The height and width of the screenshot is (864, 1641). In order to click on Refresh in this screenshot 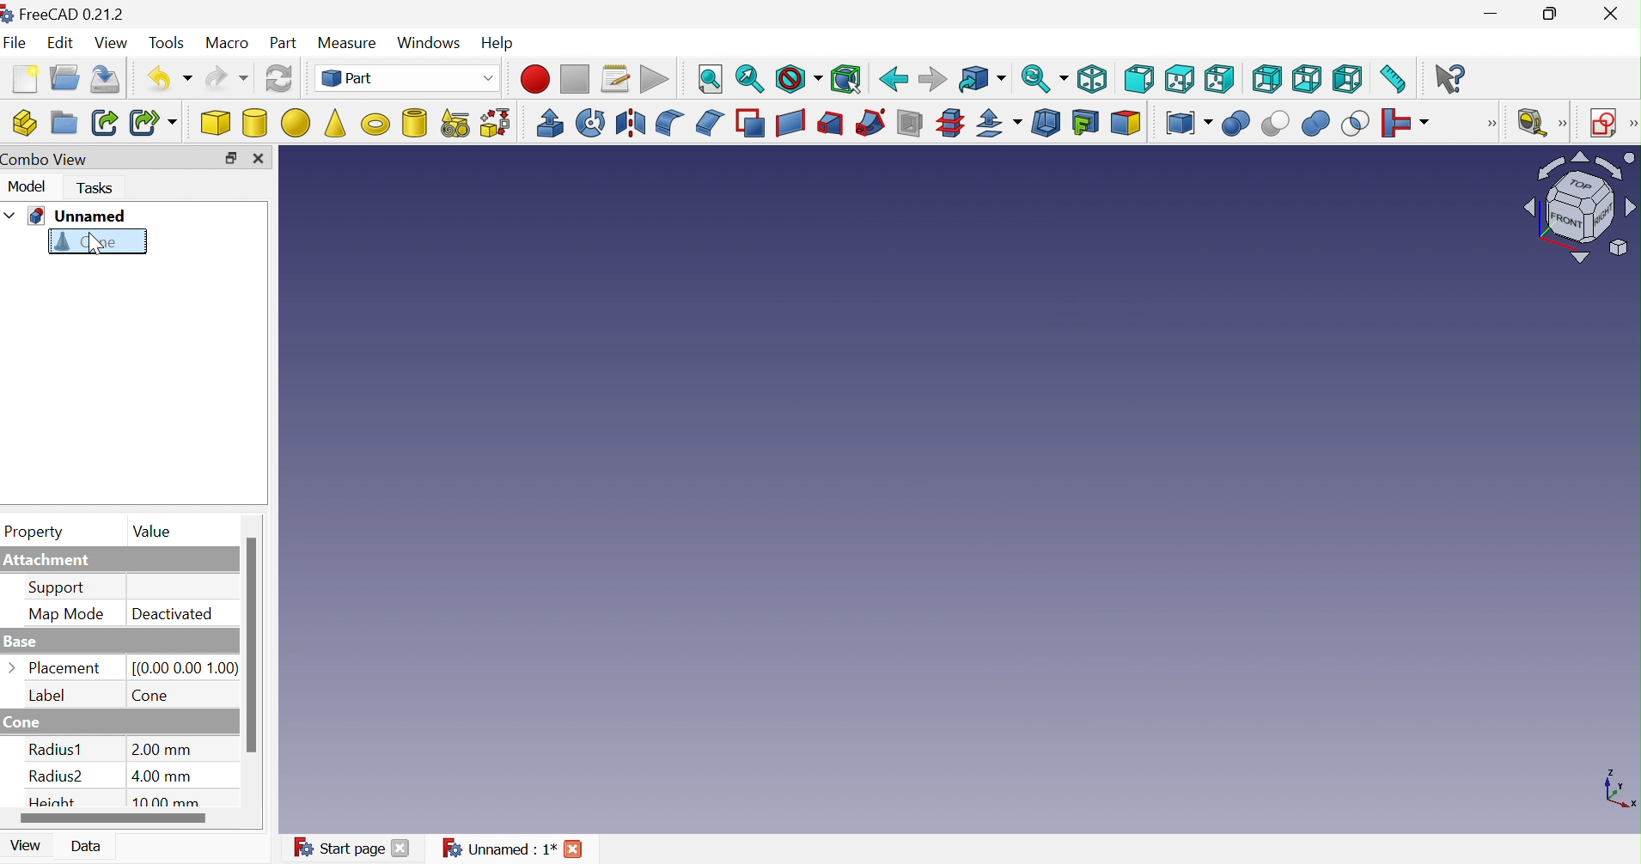, I will do `click(279, 81)`.